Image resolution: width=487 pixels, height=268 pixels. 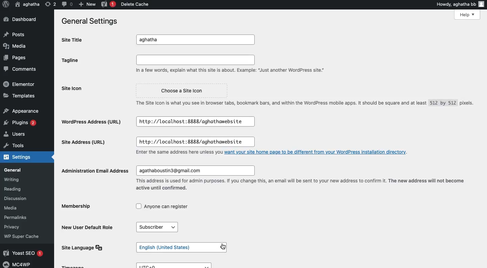 What do you see at coordinates (273, 152) in the screenshot?
I see `Enter the same address here unless you want your site home page to be different from your WordPress installation directory.` at bounding box center [273, 152].